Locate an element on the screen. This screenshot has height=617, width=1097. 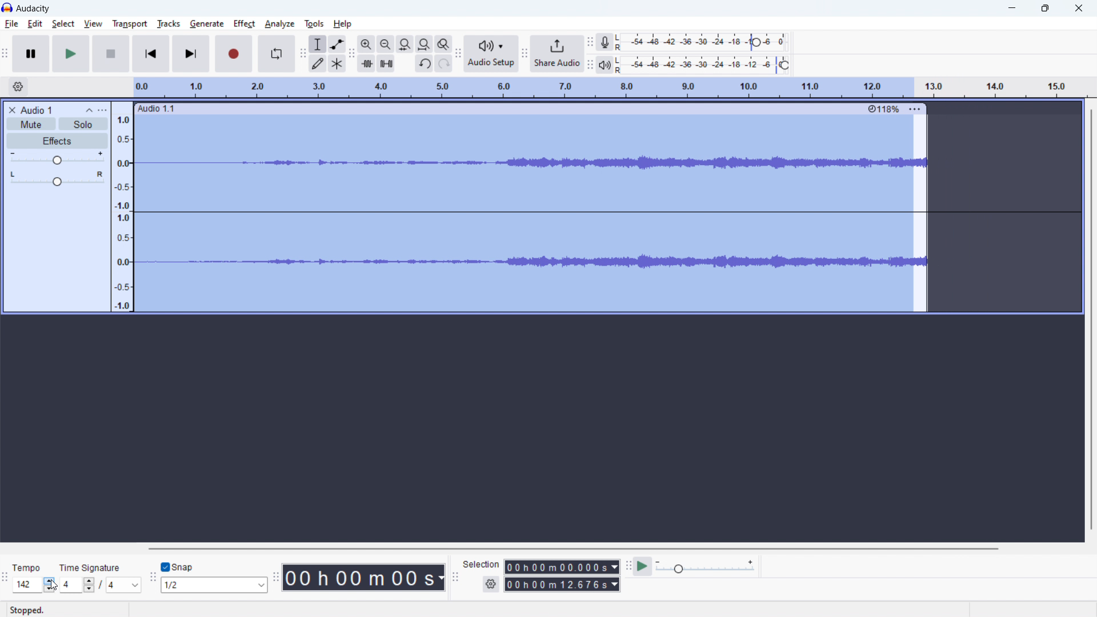
view is located at coordinates (93, 23).